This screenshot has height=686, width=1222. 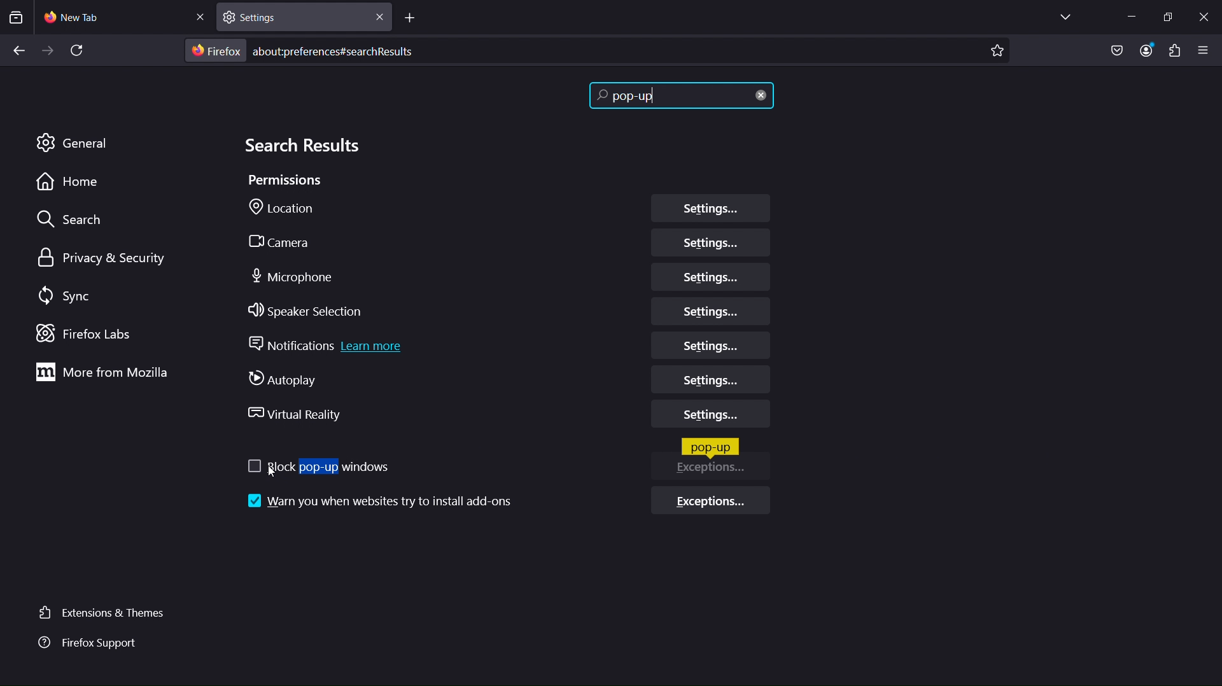 I want to click on Block pop-up windows, so click(x=316, y=466).